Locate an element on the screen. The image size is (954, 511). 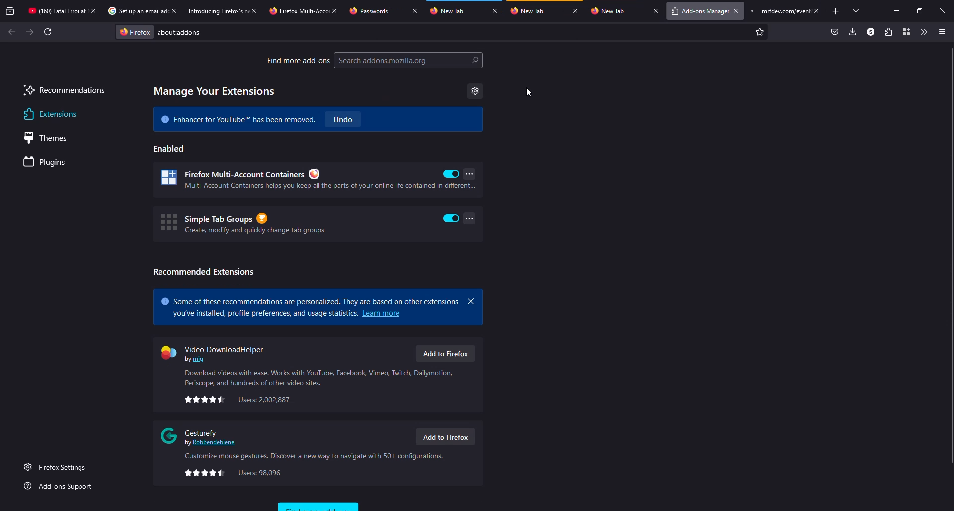
addons is located at coordinates (183, 32).